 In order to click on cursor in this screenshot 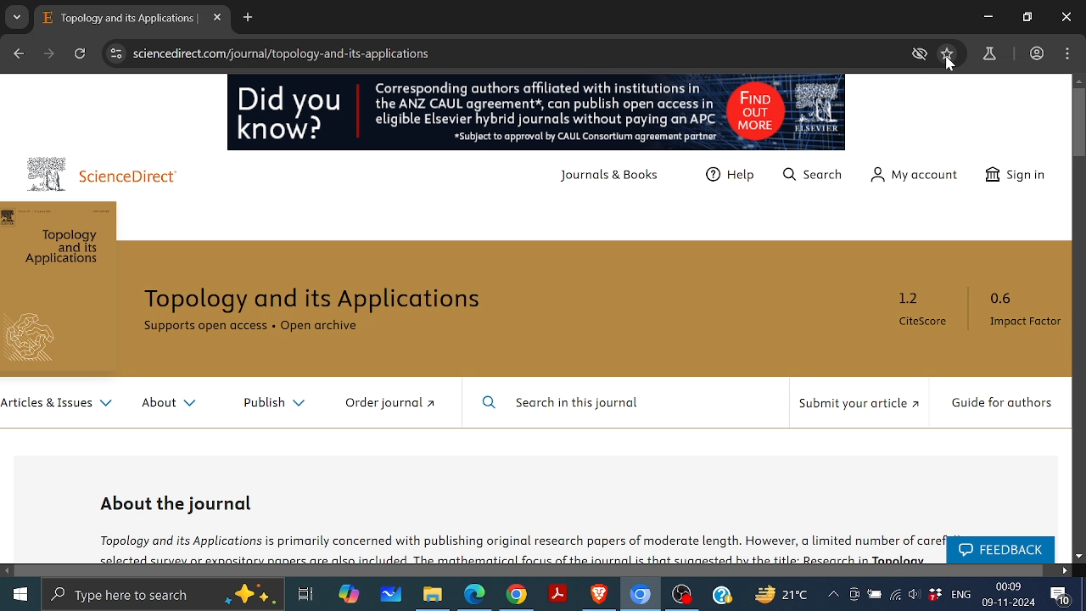, I will do `click(951, 66)`.